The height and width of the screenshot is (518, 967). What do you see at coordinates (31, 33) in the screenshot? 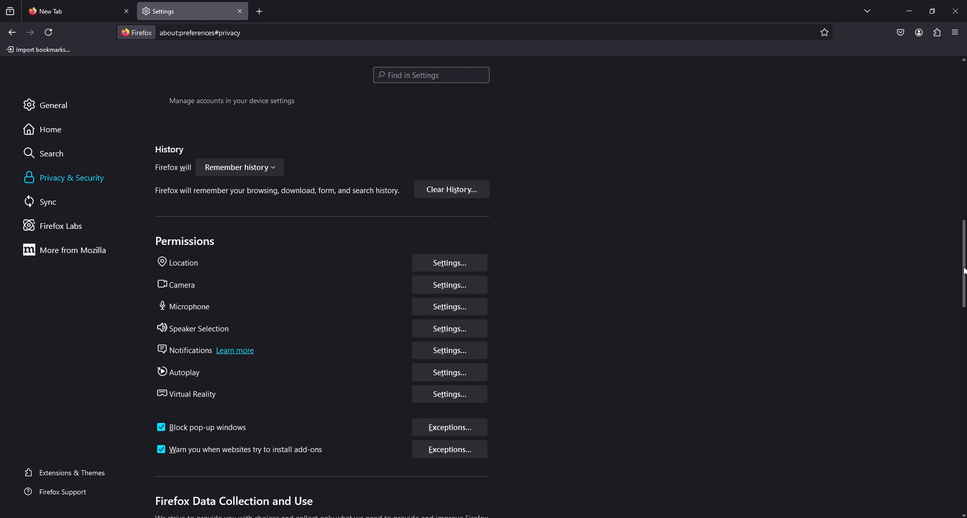
I see `forward` at bounding box center [31, 33].